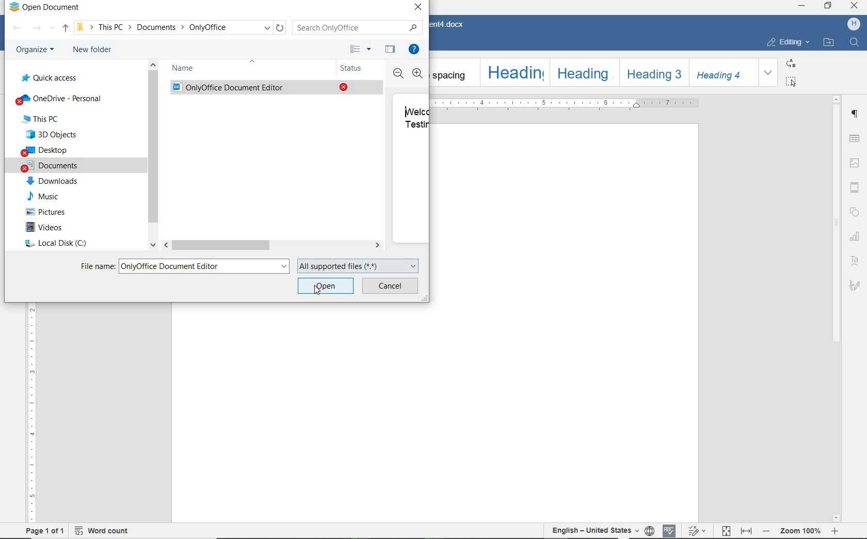  Describe the element at coordinates (50, 135) in the screenshot. I see `3D Objects` at that location.